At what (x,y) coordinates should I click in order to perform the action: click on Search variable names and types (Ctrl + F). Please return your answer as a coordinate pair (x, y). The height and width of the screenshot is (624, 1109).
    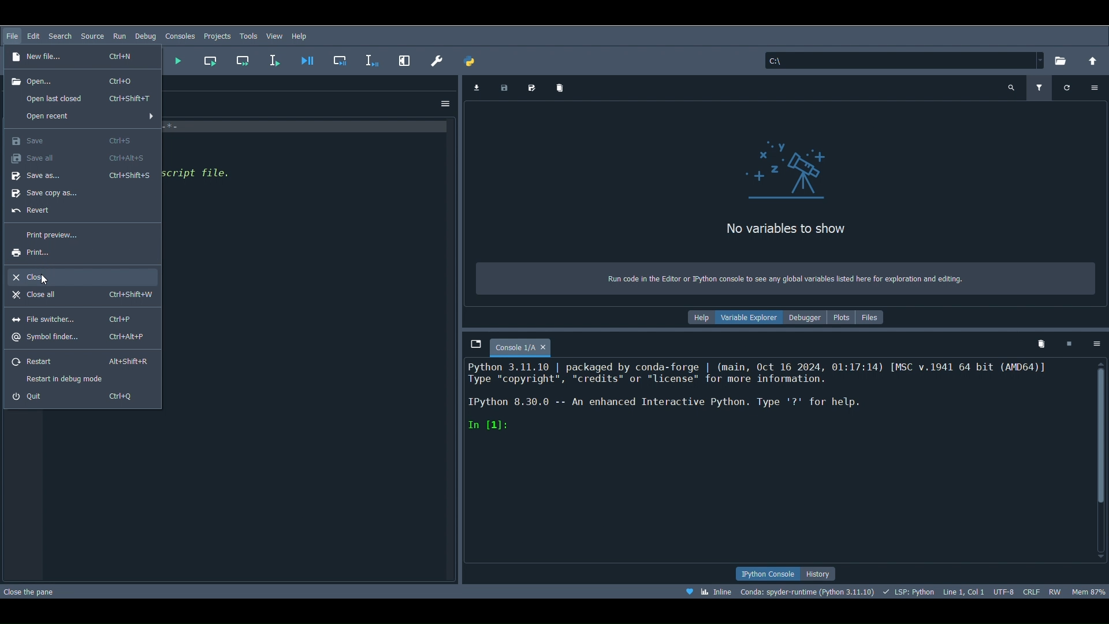
    Looking at the image, I should click on (1011, 86).